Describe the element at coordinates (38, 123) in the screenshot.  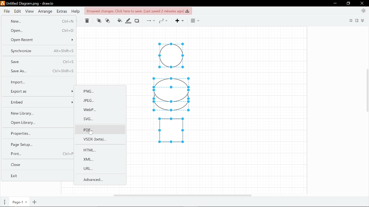
I see `Open library` at that location.